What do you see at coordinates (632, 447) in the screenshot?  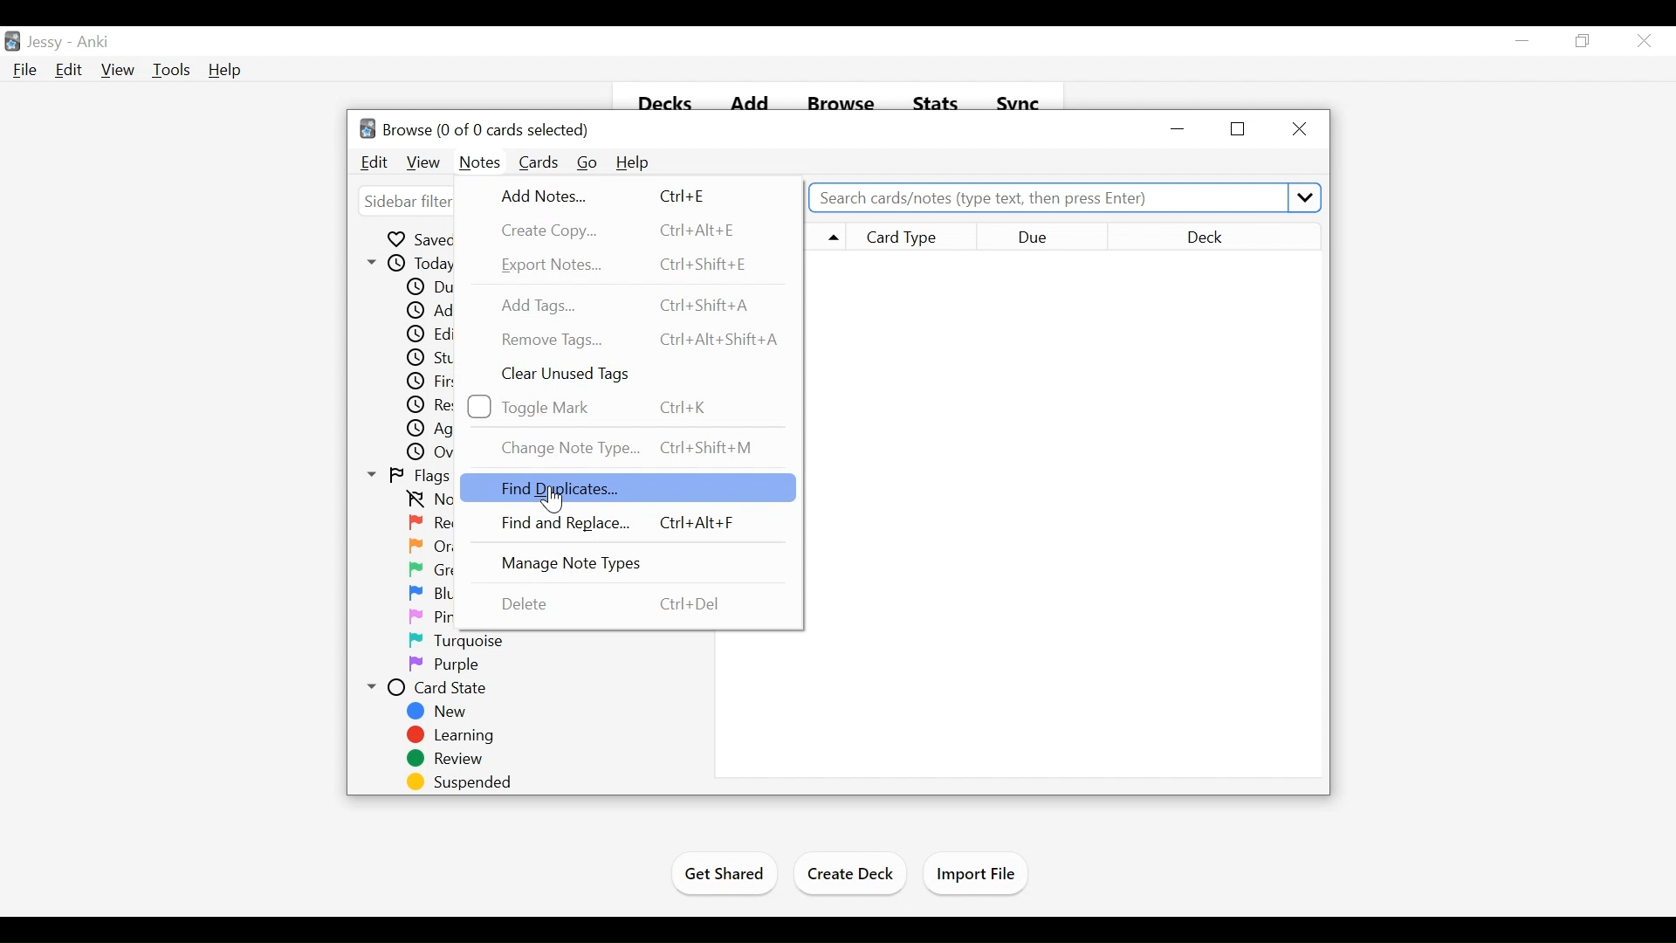 I see `Change Note Type` at bounding box center [632, 447].